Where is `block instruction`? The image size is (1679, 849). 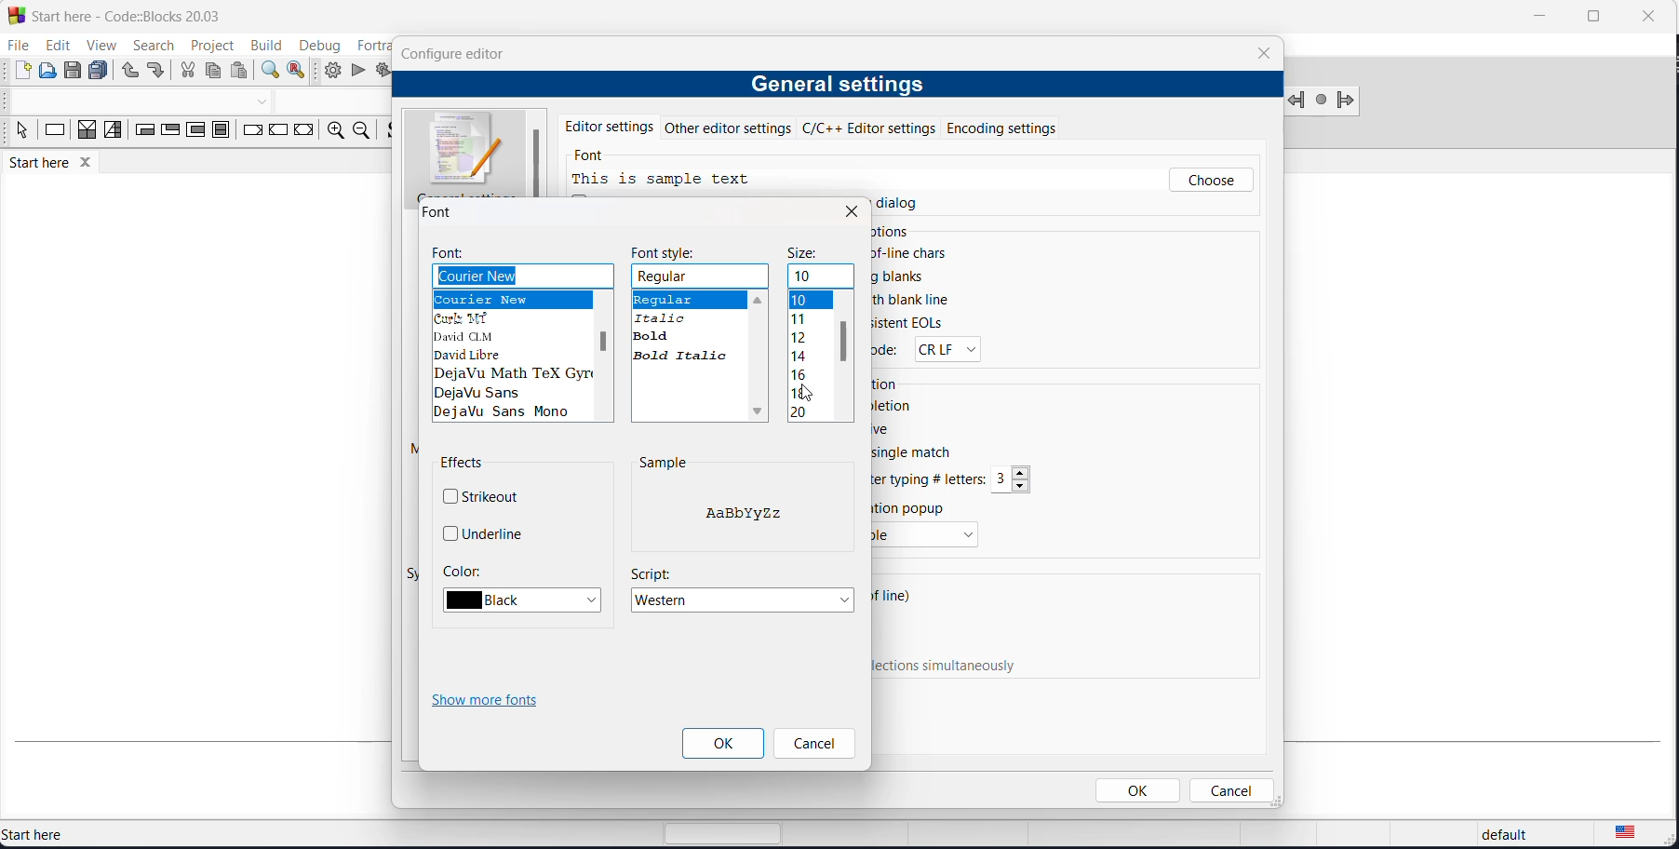
block instruction is located at coordinates (220, 131).